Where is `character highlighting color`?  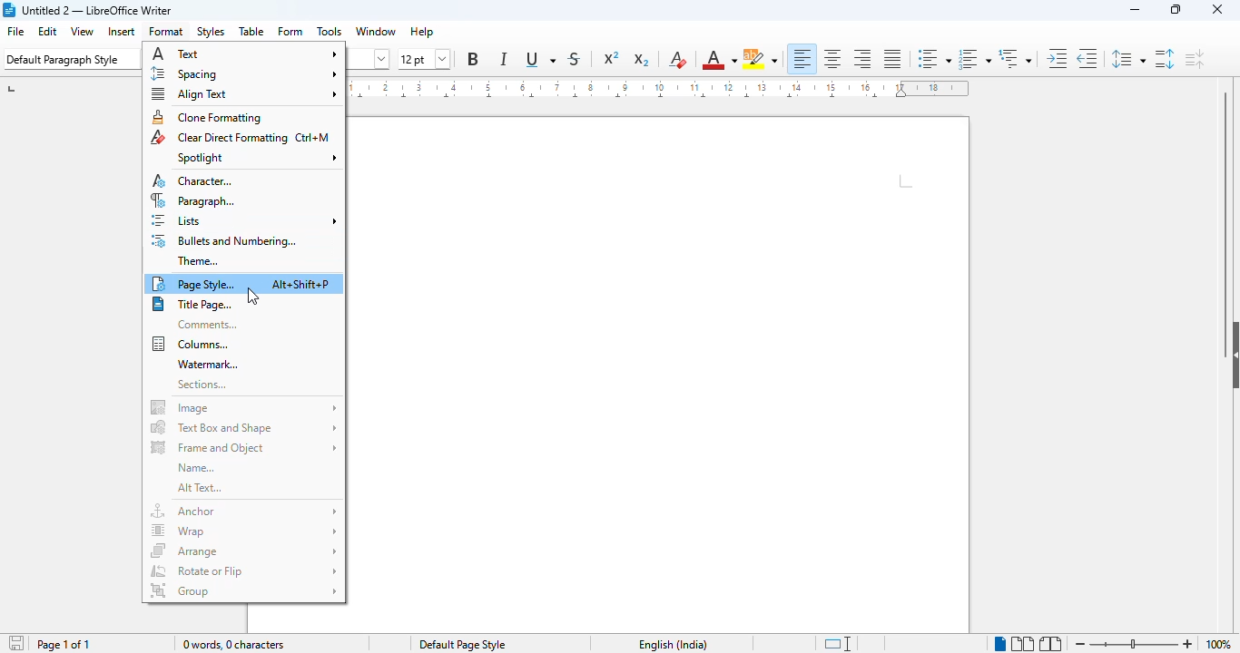 character highlighting color is located at coordinates (761, 60).